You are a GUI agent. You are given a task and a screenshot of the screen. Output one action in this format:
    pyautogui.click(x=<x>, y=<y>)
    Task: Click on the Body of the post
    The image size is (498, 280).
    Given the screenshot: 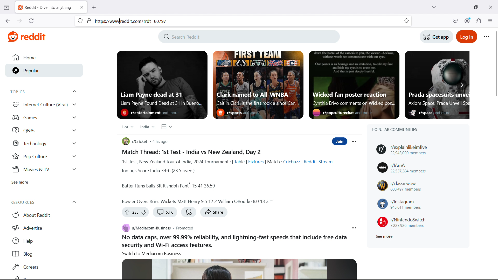 What is the action you would take?
    pyautogui.click(x=230, y=177)
    